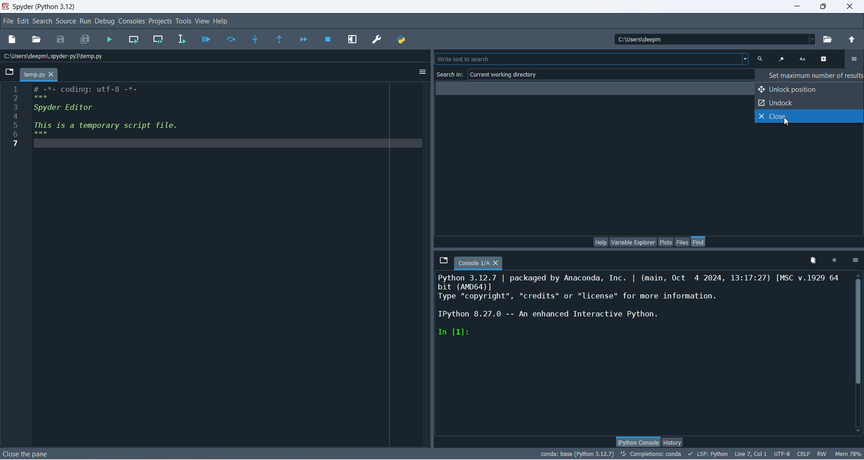 The height and width of the screenshot is (460, 864). I want to click on use regular expression, so click(781, 59).